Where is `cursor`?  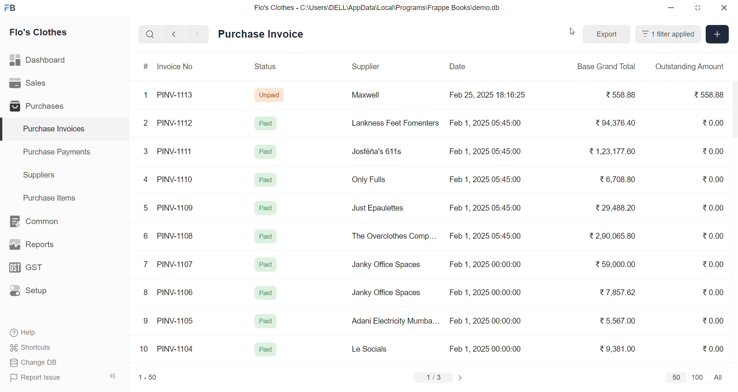
cursor is located at coordinates (570, 33).